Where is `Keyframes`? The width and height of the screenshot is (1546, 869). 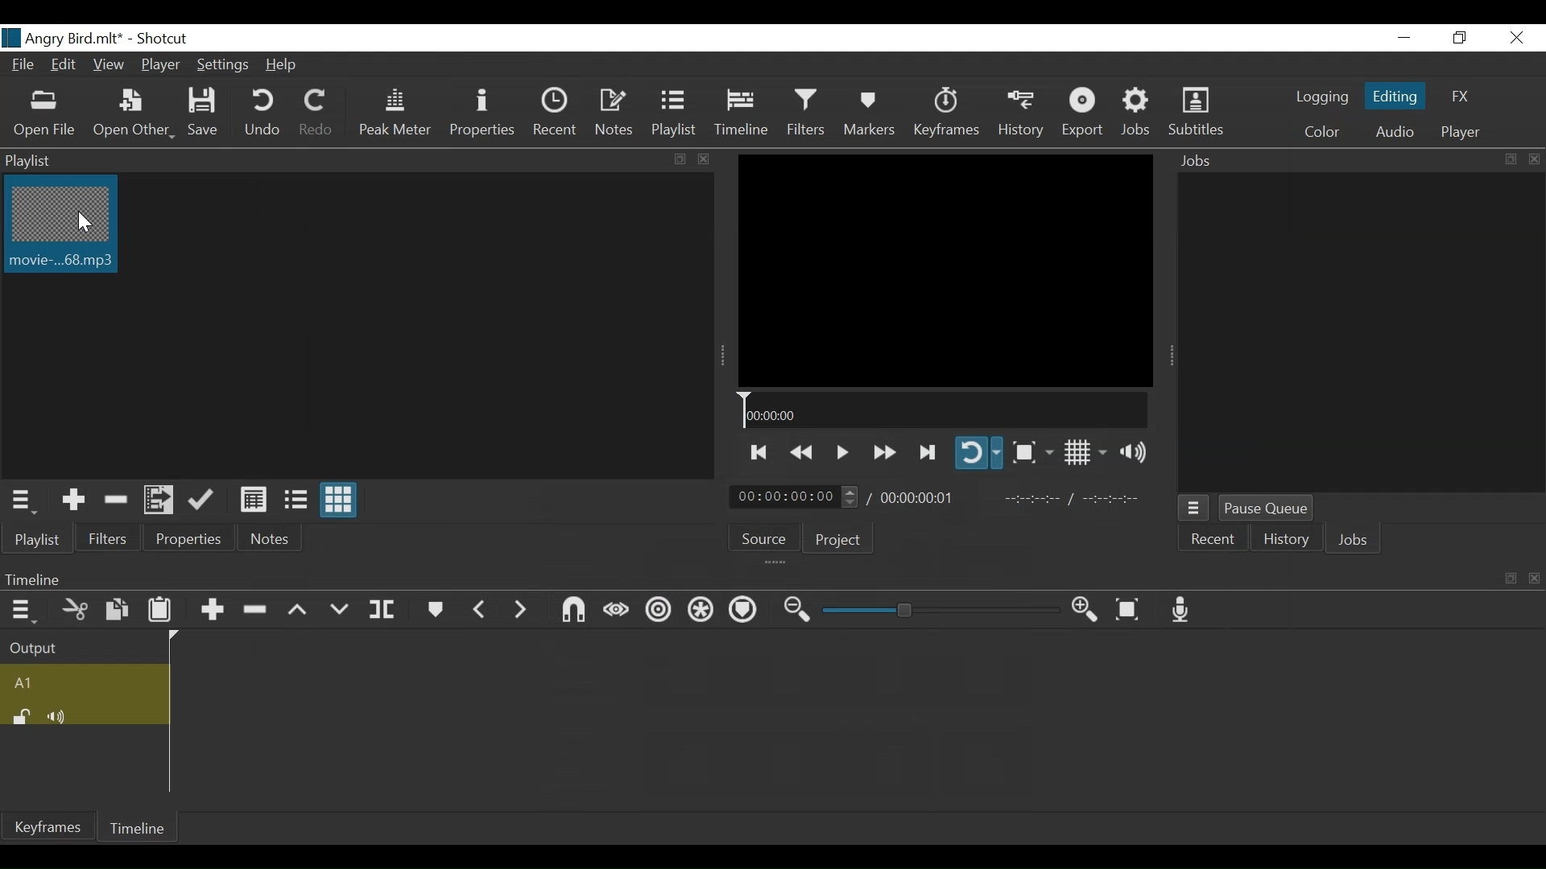
Keyframes is located at coordinates (945, 113).